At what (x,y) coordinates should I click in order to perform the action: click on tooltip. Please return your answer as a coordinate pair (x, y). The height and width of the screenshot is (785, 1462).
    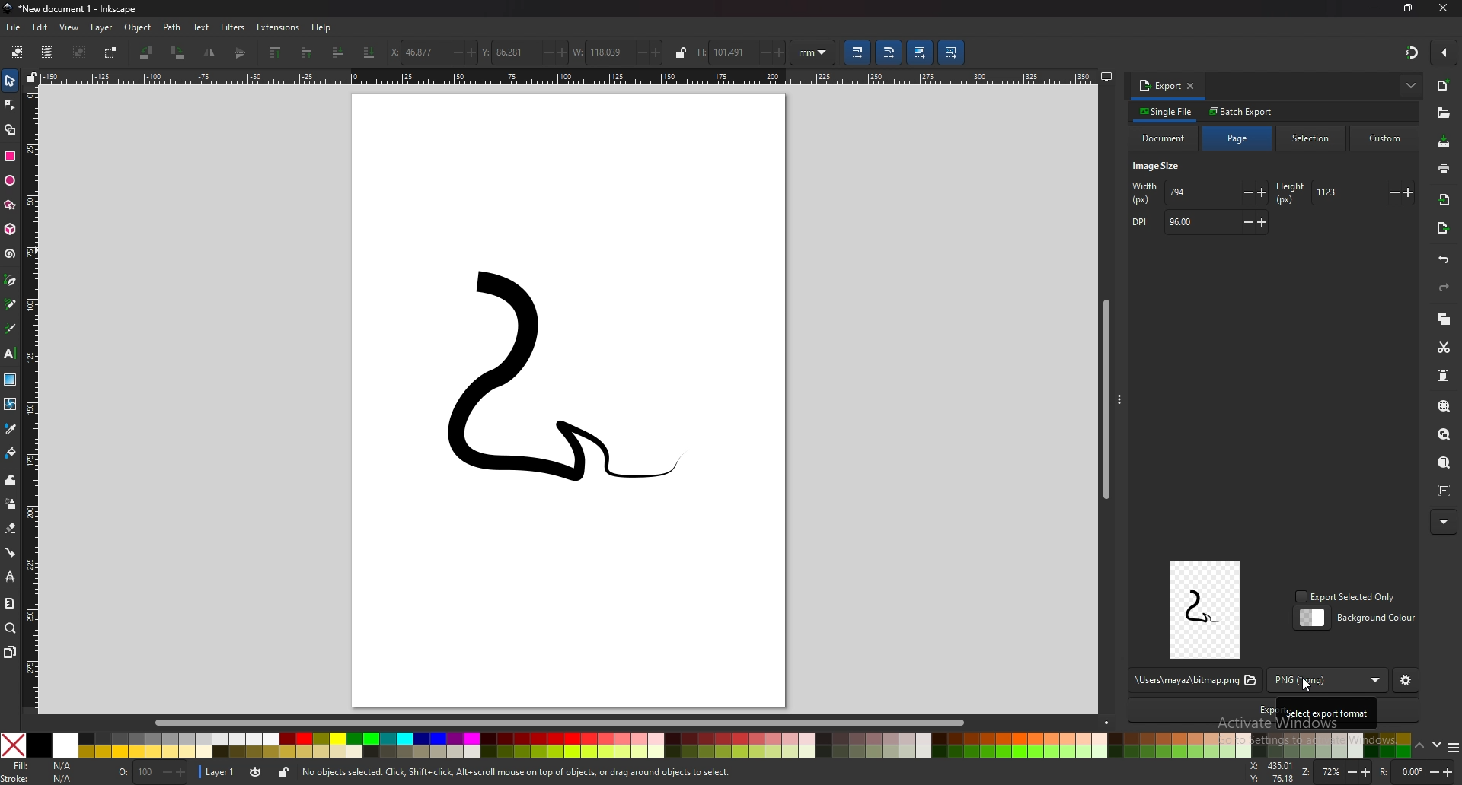
    Looking at the image, I should click on (1326, 712).